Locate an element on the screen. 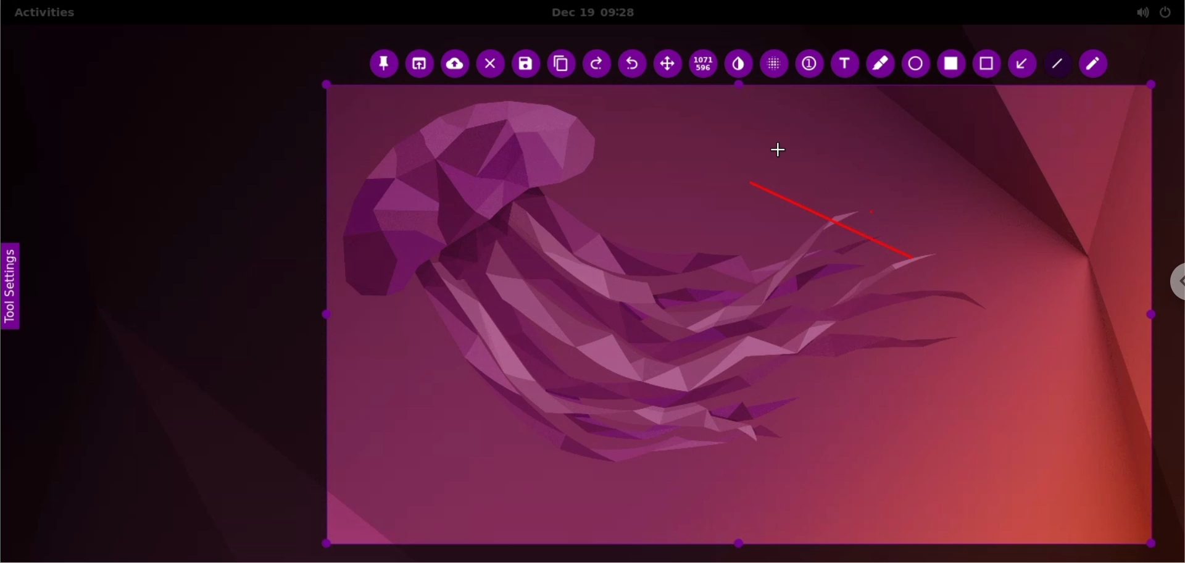 This screenshot has height=563, width=1185. choose app to open is located at coordinates (421, 64).